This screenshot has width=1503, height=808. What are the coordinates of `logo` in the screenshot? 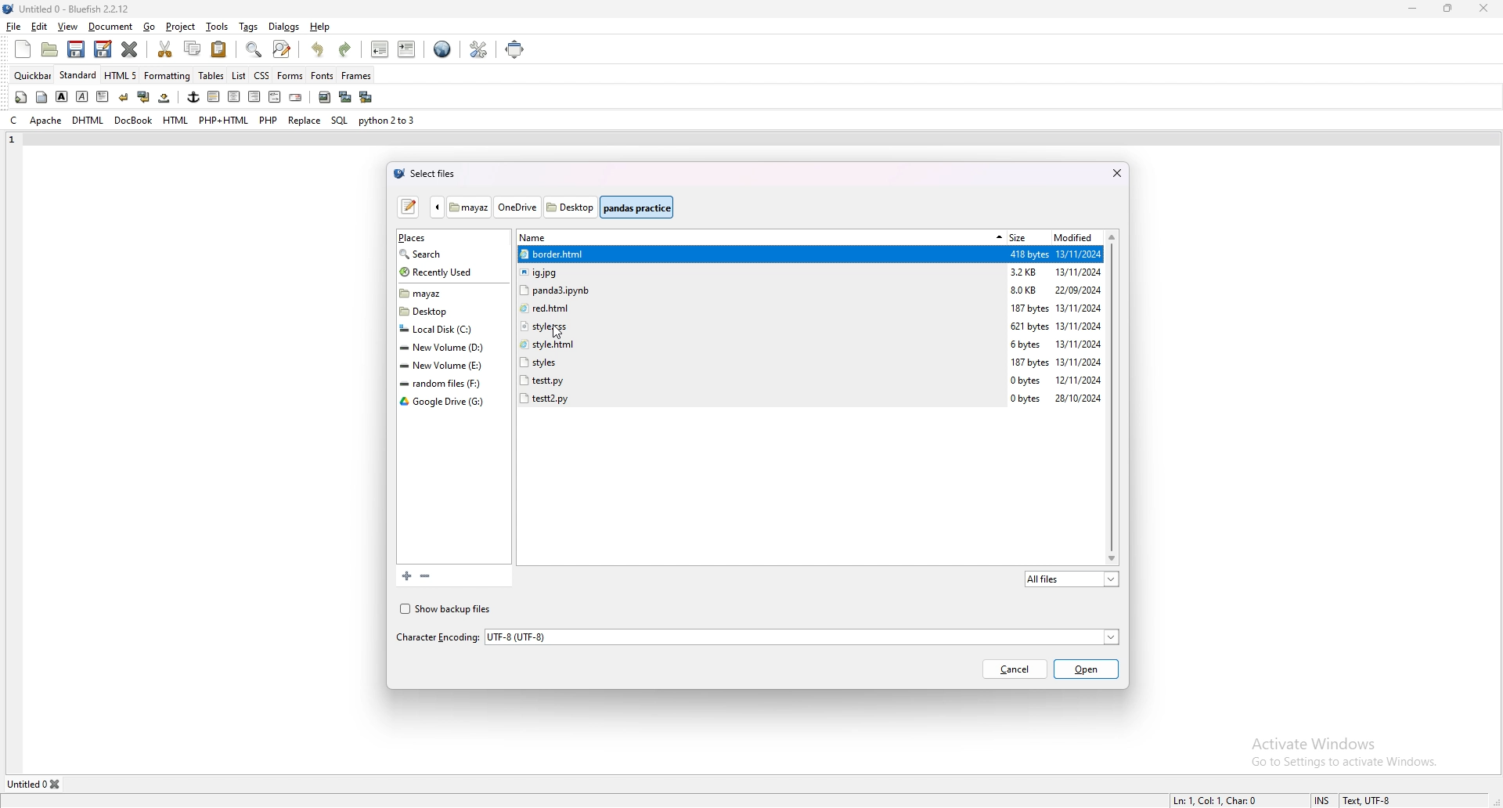 It's located at (11, 9).